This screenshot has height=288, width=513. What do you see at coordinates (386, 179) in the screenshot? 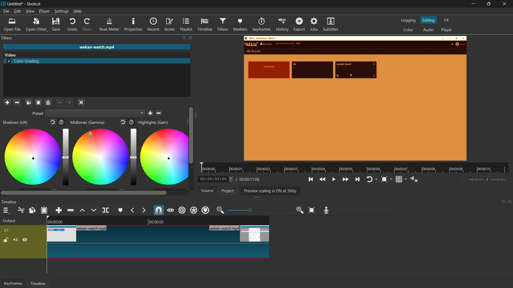
I see `toggle zoom` at bounding box center [386, 179].